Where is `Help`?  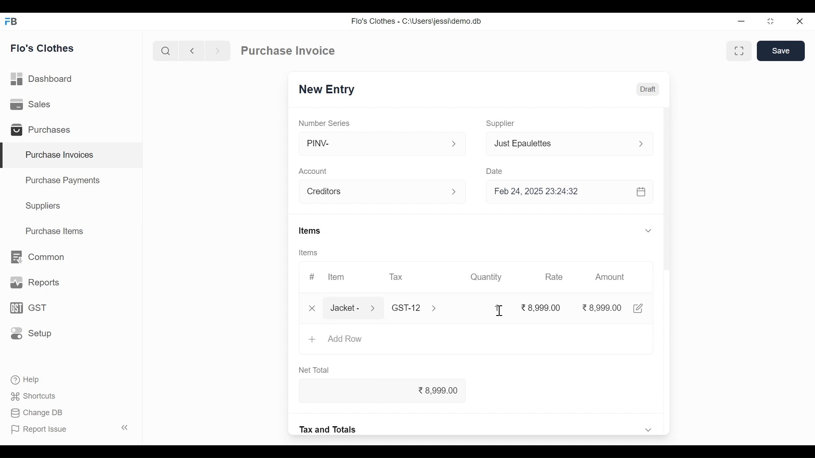 Help is located at coordinates (28, 380).